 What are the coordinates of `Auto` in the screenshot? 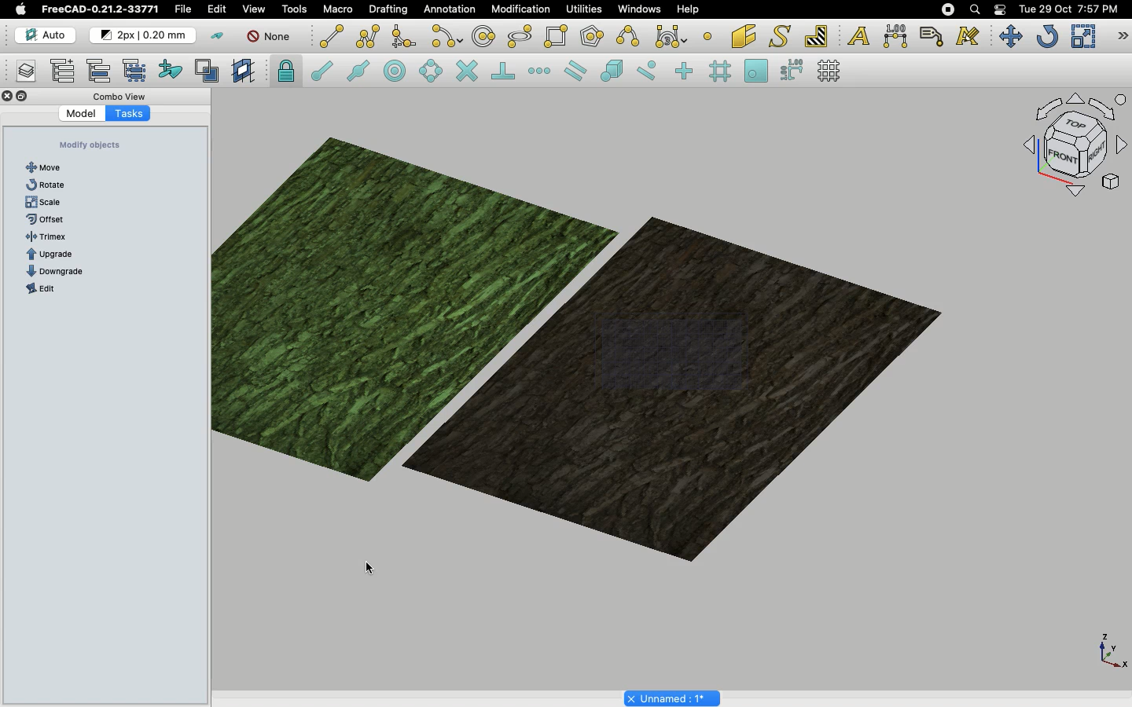 It's located at (46, 35).